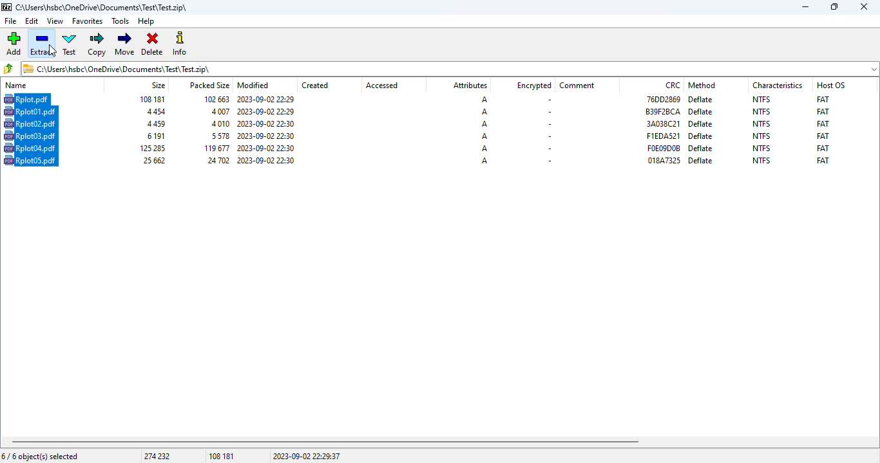  Describe the element at coordinates (12, 21) in the screenshot. I see `file` at that location.